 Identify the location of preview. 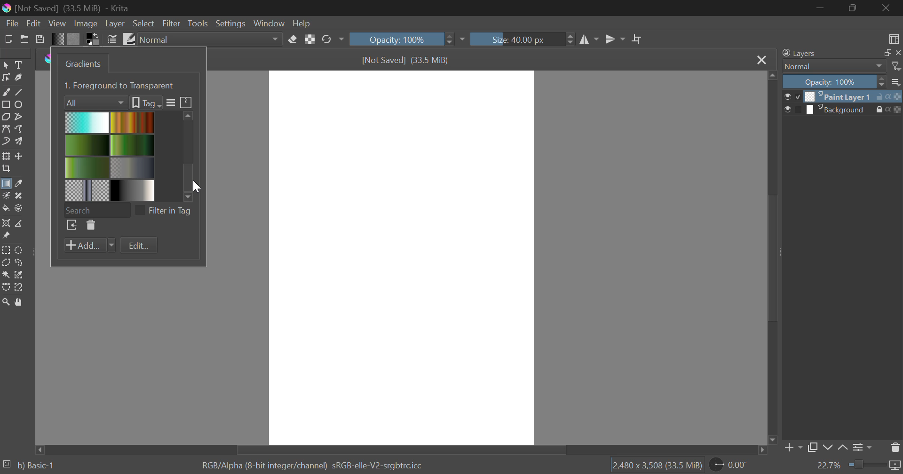
(792, 96).